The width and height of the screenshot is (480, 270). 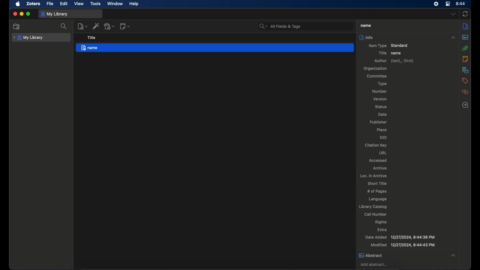 What do you see at coordinates (379, 99) in the screenshot?
I see `version` at bounding box center [379, 99].